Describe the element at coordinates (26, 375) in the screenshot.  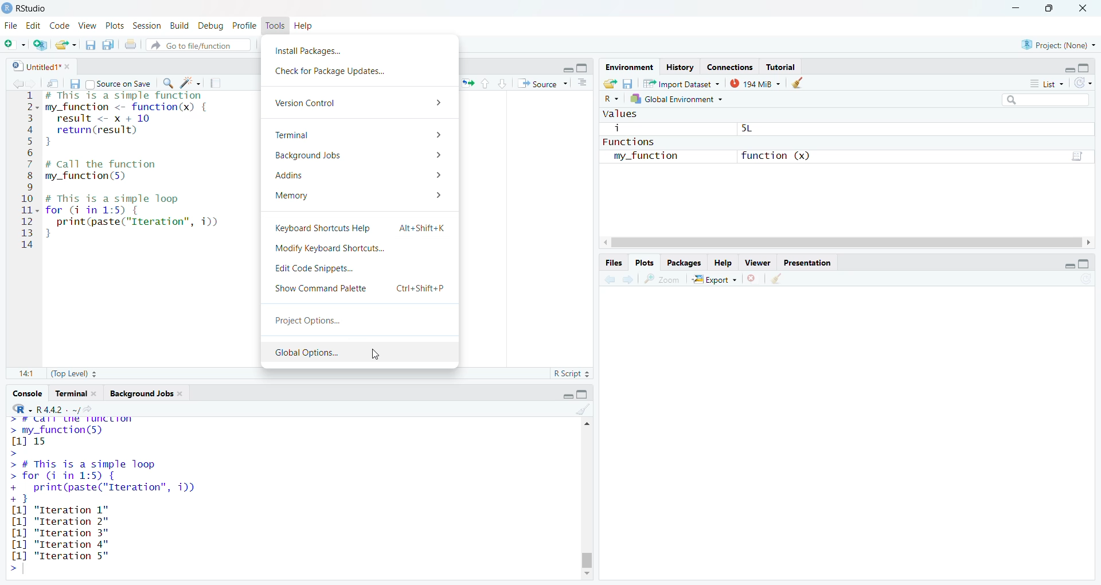
I see `14:1` at that location.